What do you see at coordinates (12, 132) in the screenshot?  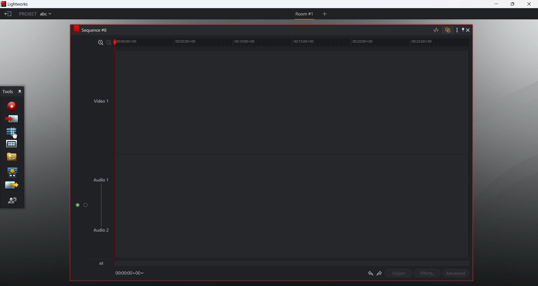 I see `new sequence` at bounding box center [12, 132].